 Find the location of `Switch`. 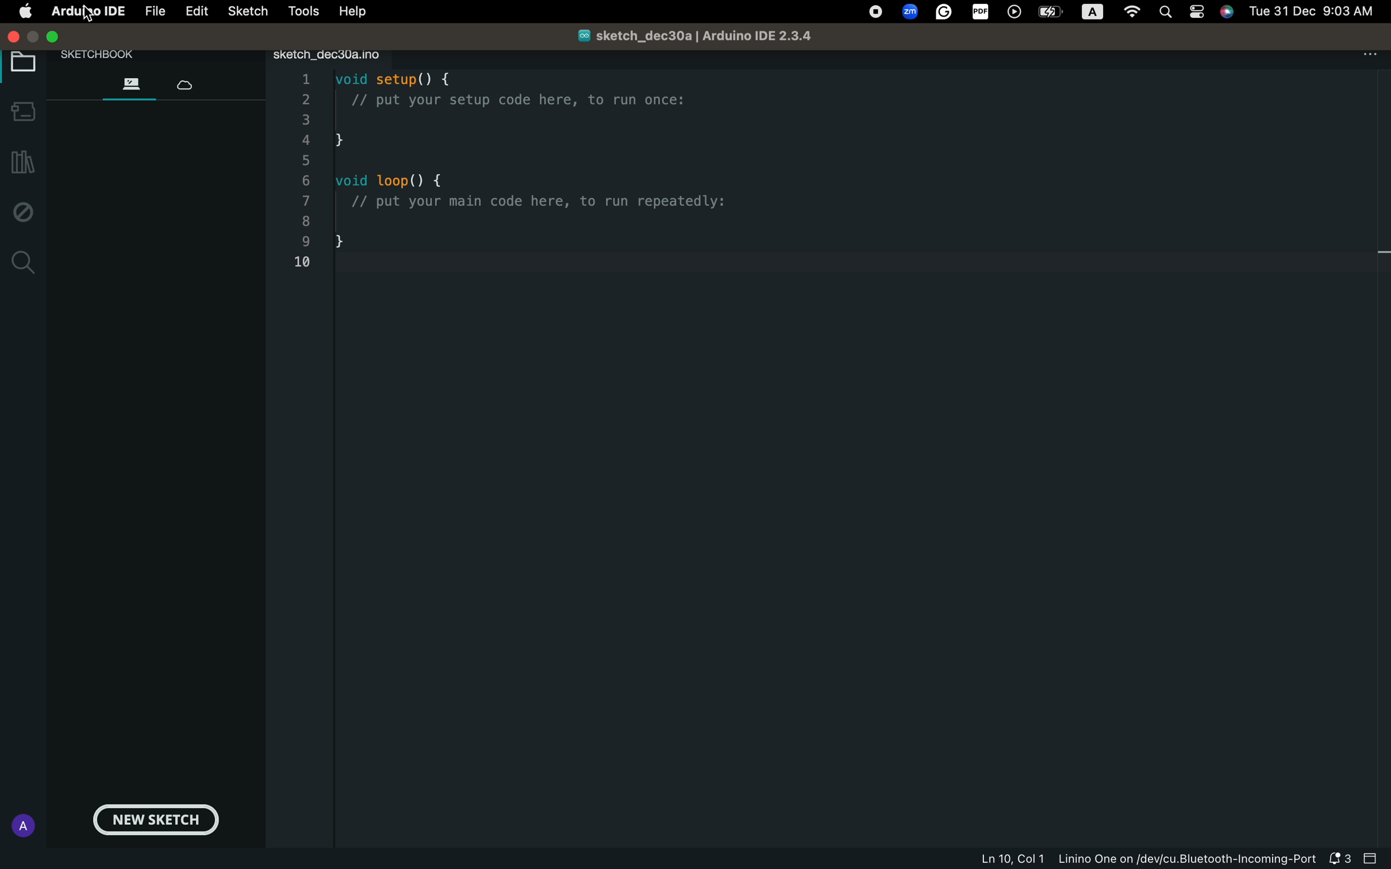

Switch is located at coordinates (1198, 13).